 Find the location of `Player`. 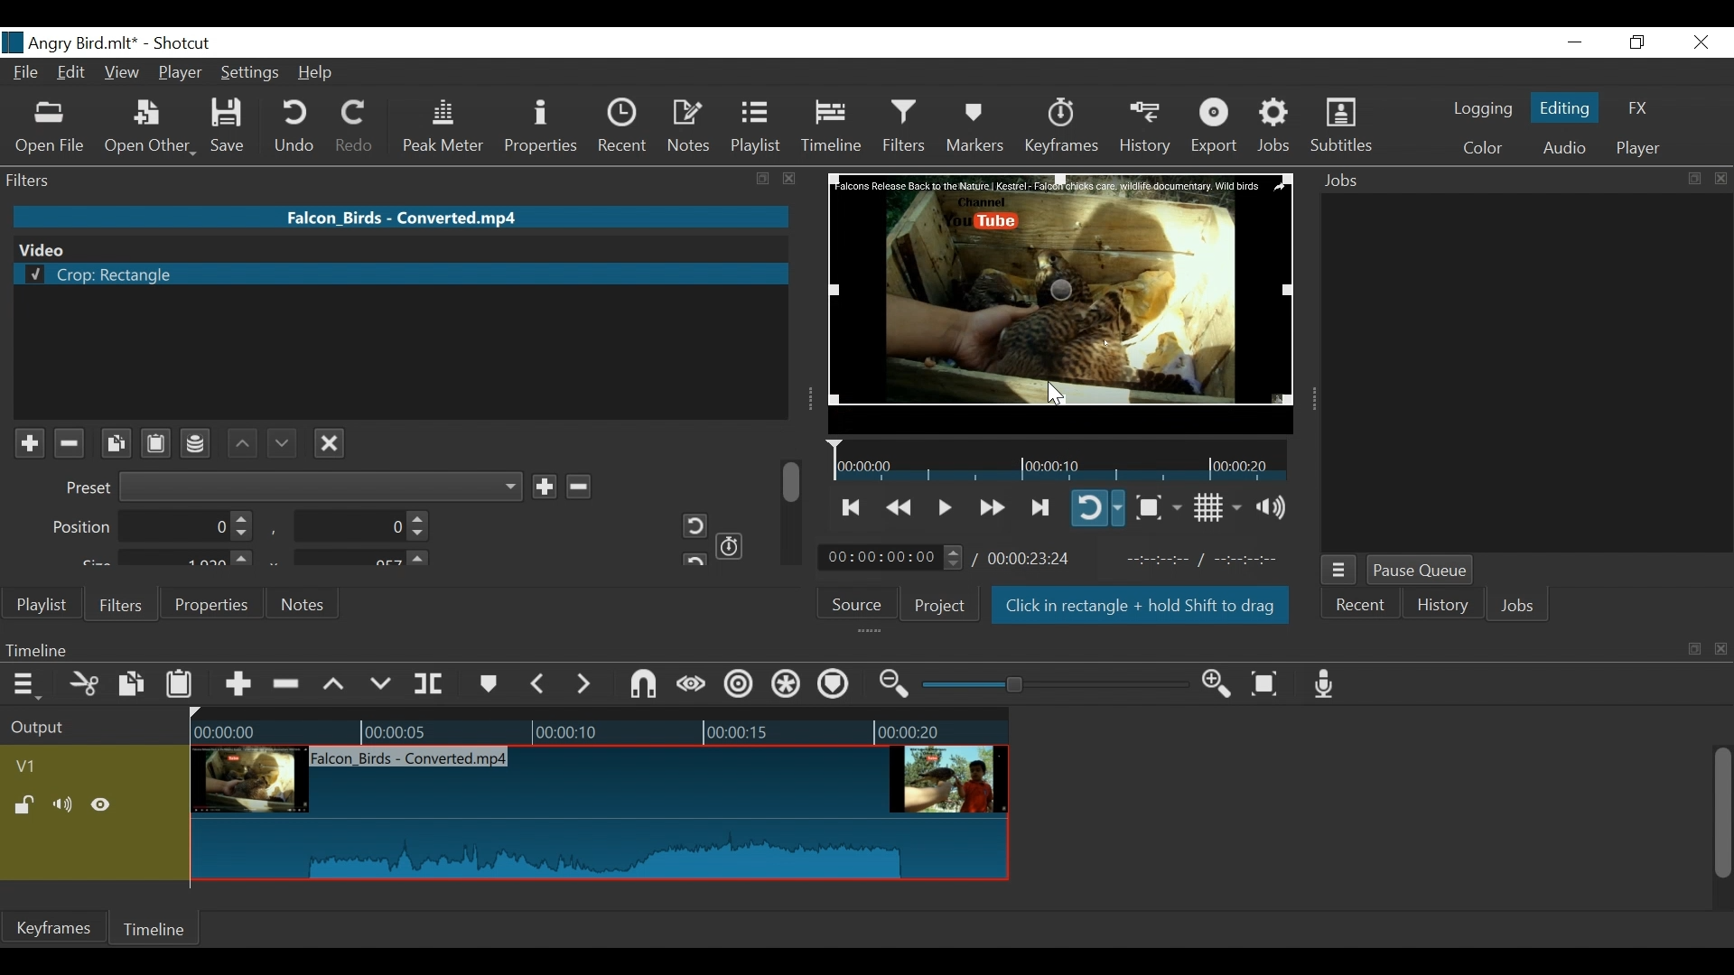

Player is located at coordinates (182, 75).